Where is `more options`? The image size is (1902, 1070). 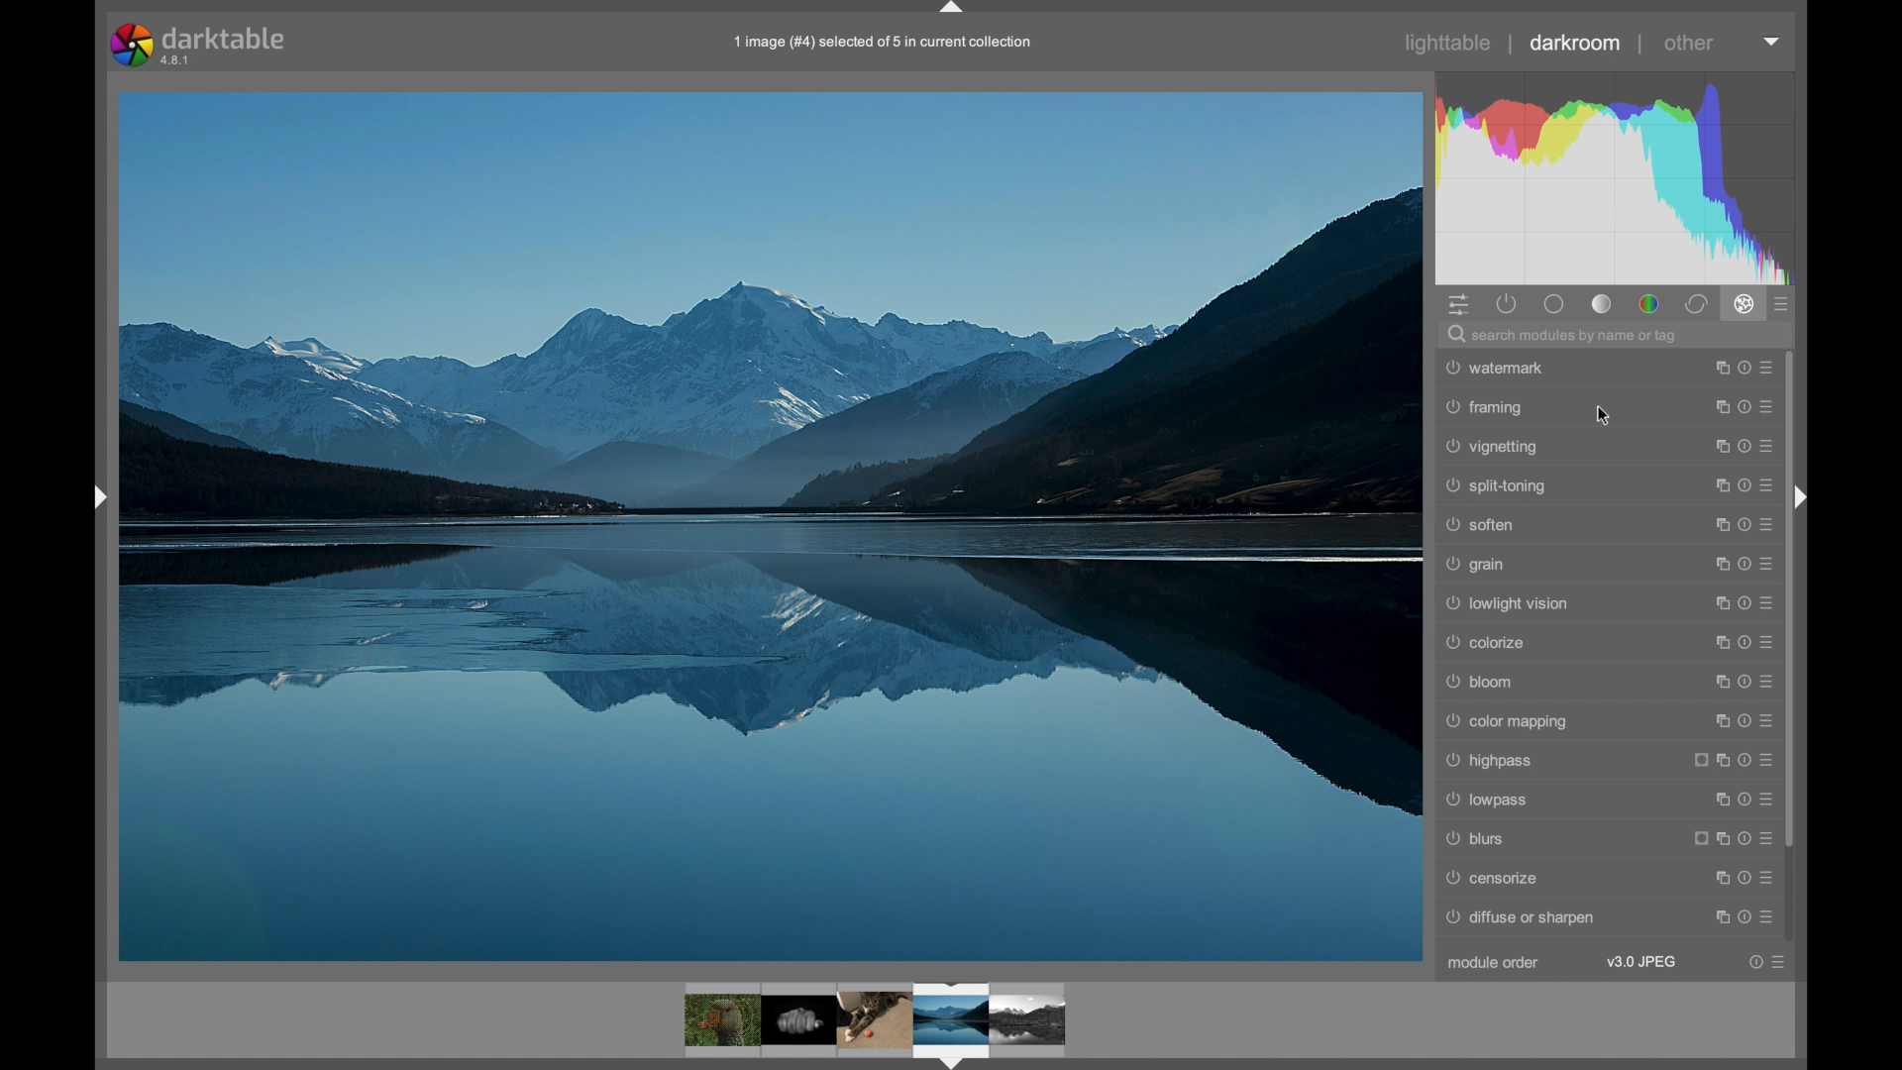 more options is located at coordinates (1745, 485).